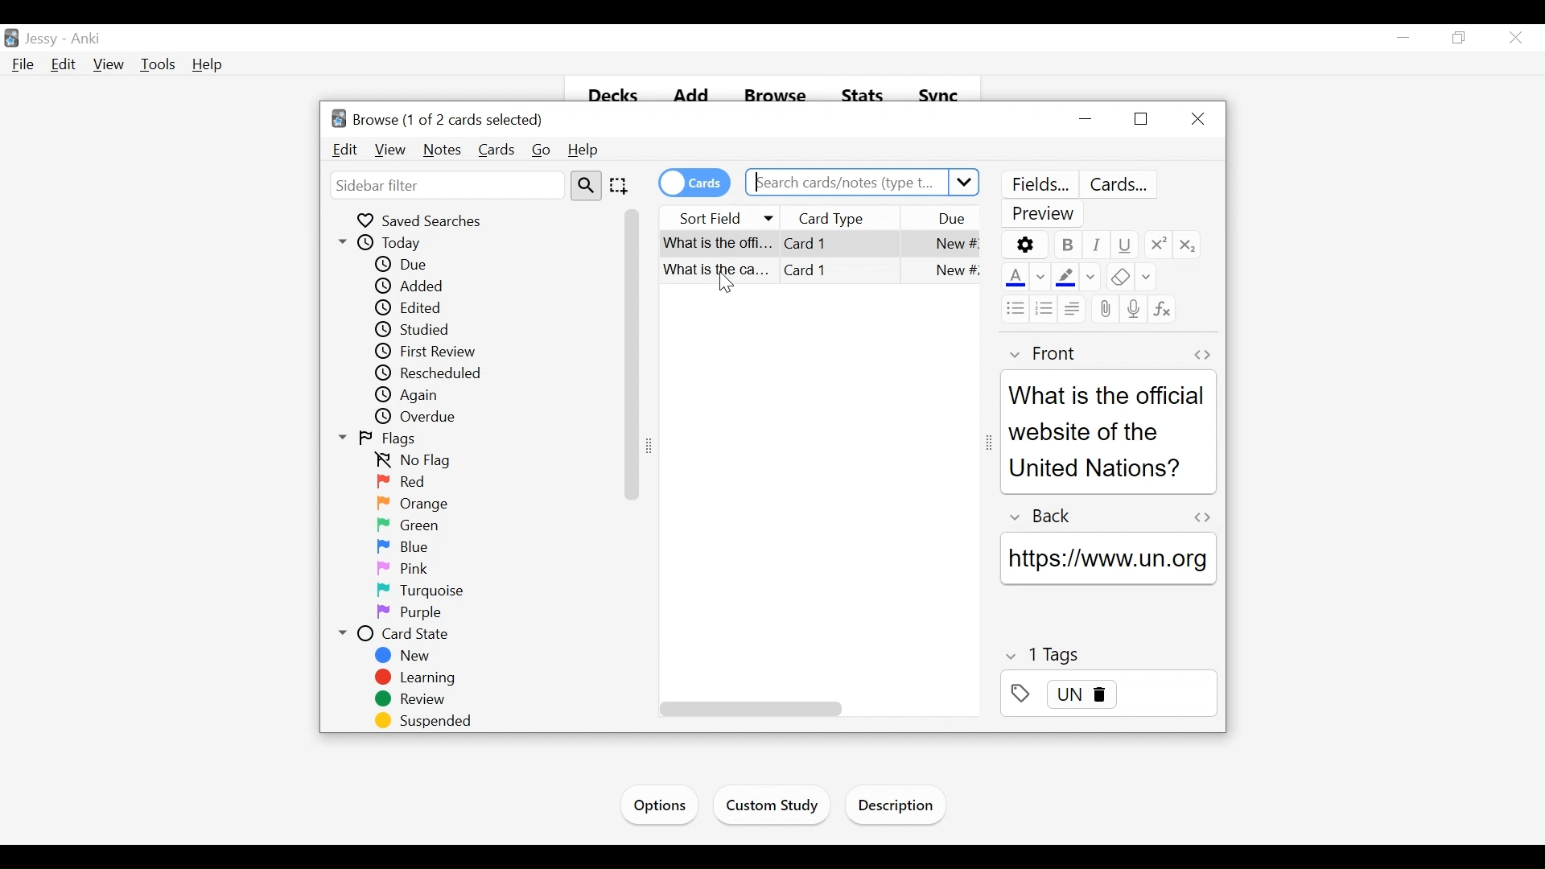 Image resolution: width=1545 pixels, height=869 pixels. What do you see at coordinates (345, 150) in the screenshot?
I see `Edit` at bounding box center [345, 150].